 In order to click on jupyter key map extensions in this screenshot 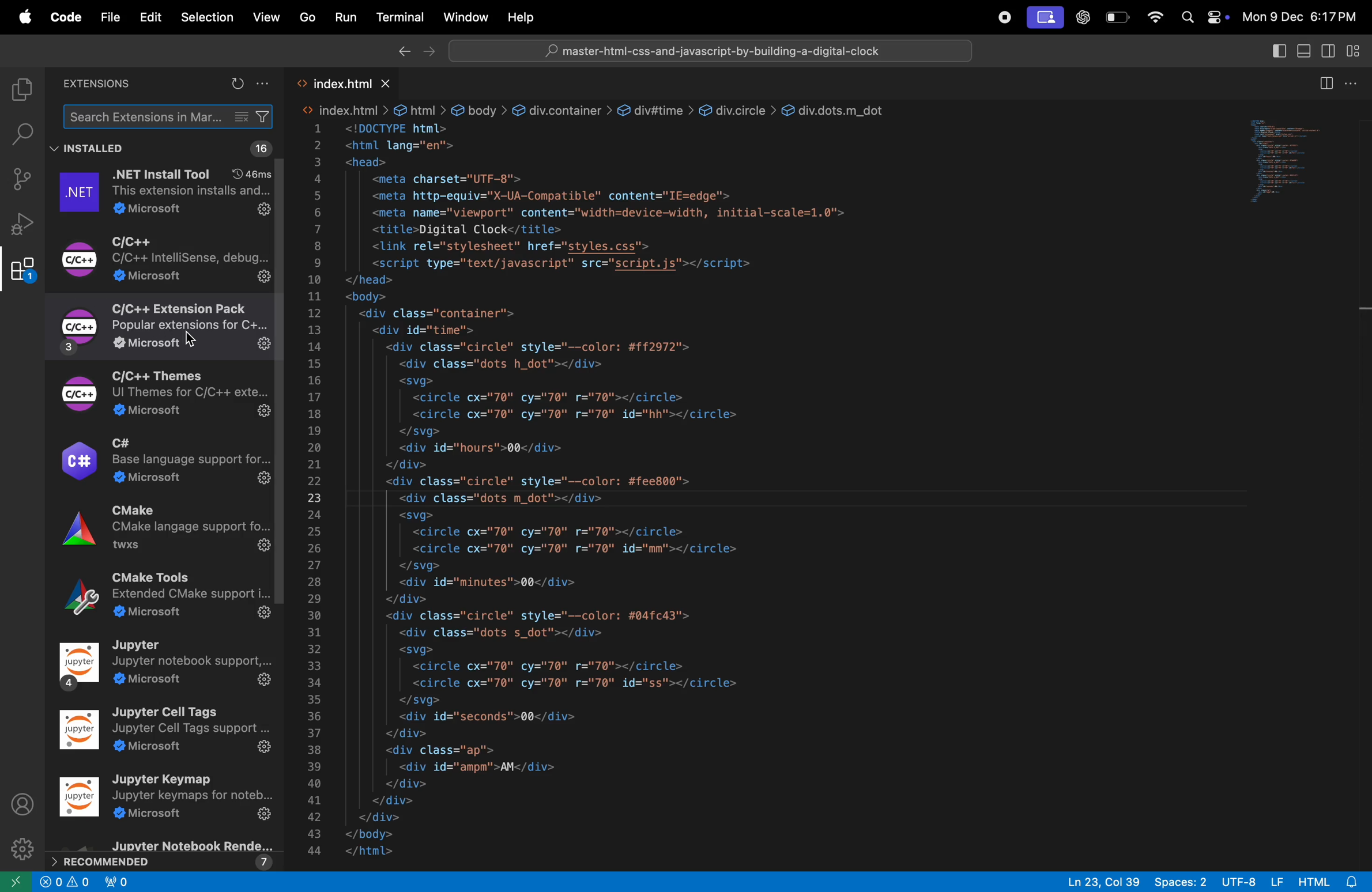, I will do `click(167, 799)`.